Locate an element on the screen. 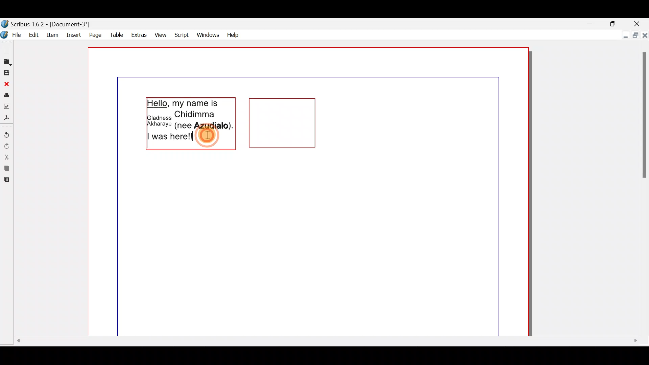 The height and width of the screenshot is (365, 649). Save as PDF is located at coordinates (7, 118).